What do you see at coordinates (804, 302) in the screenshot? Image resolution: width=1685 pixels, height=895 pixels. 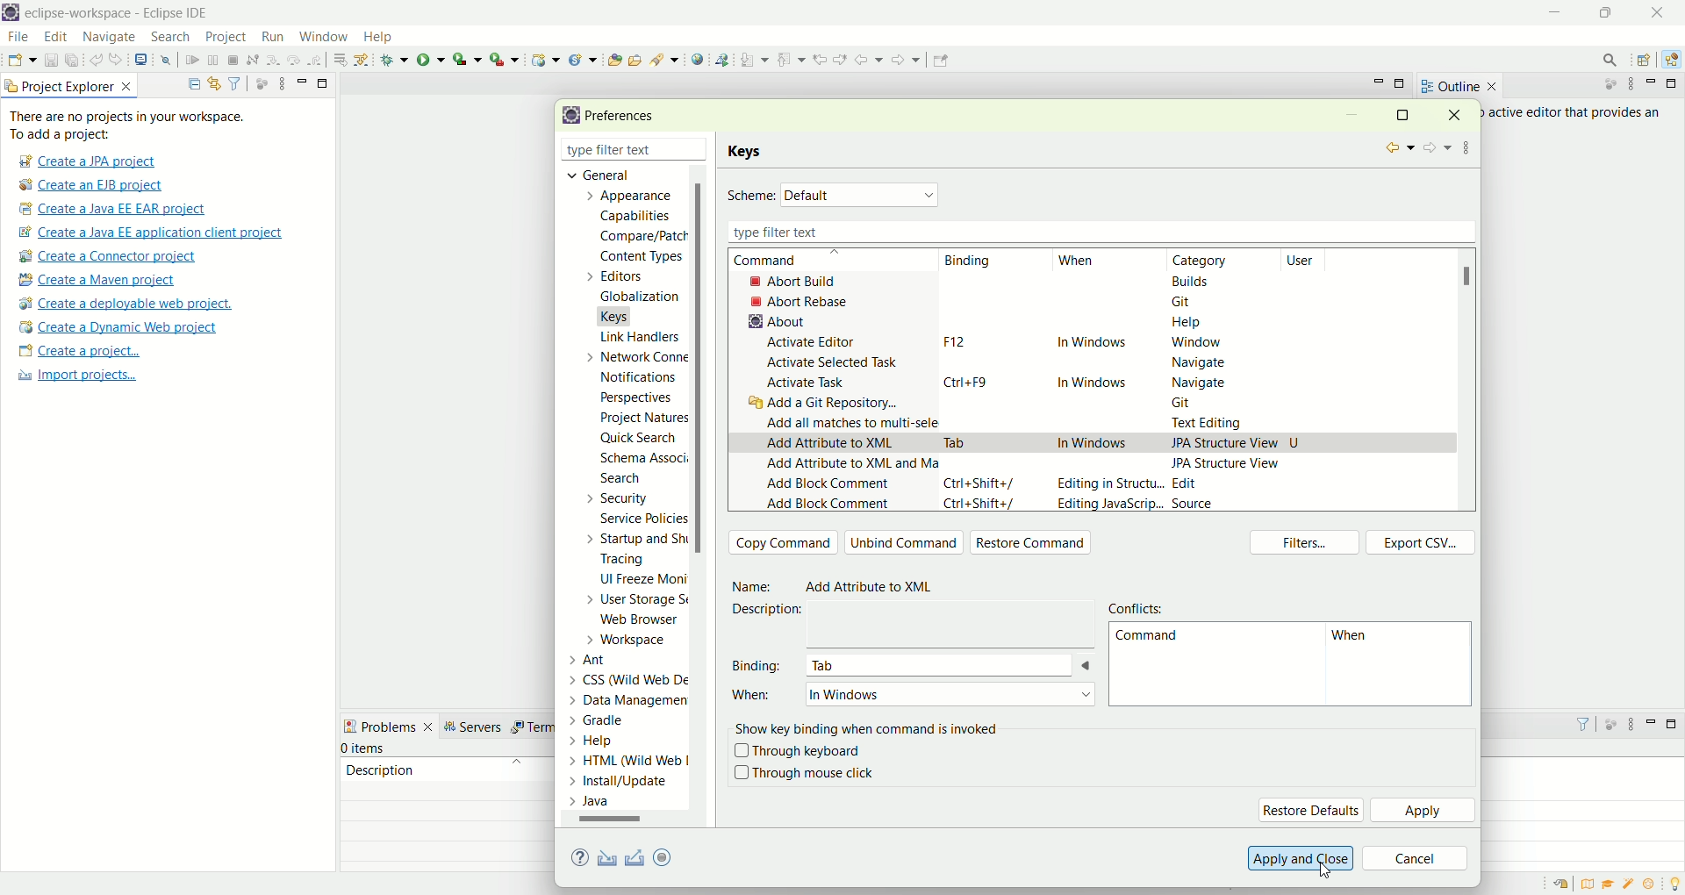 I see `abort rebase` at bounding box center [804, 302].